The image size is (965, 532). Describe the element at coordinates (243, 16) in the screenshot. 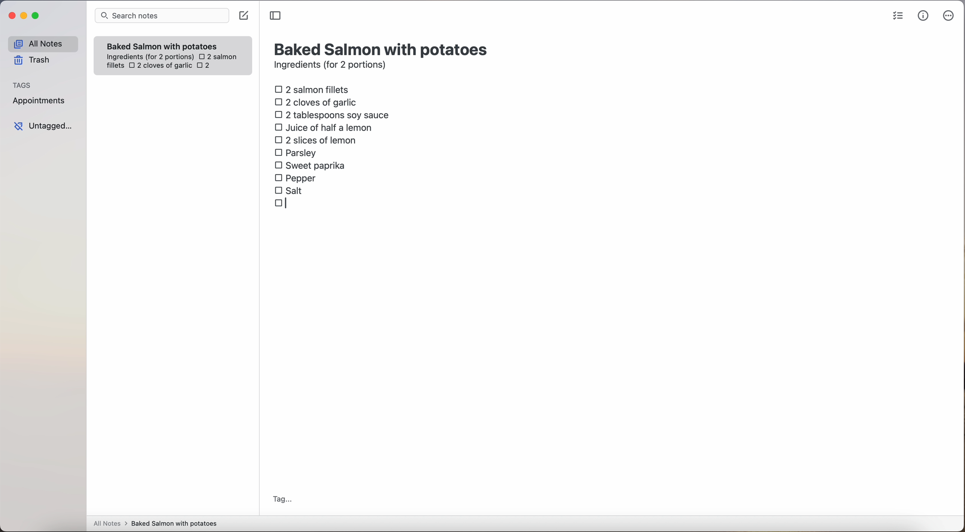

I see `create note` at that location.